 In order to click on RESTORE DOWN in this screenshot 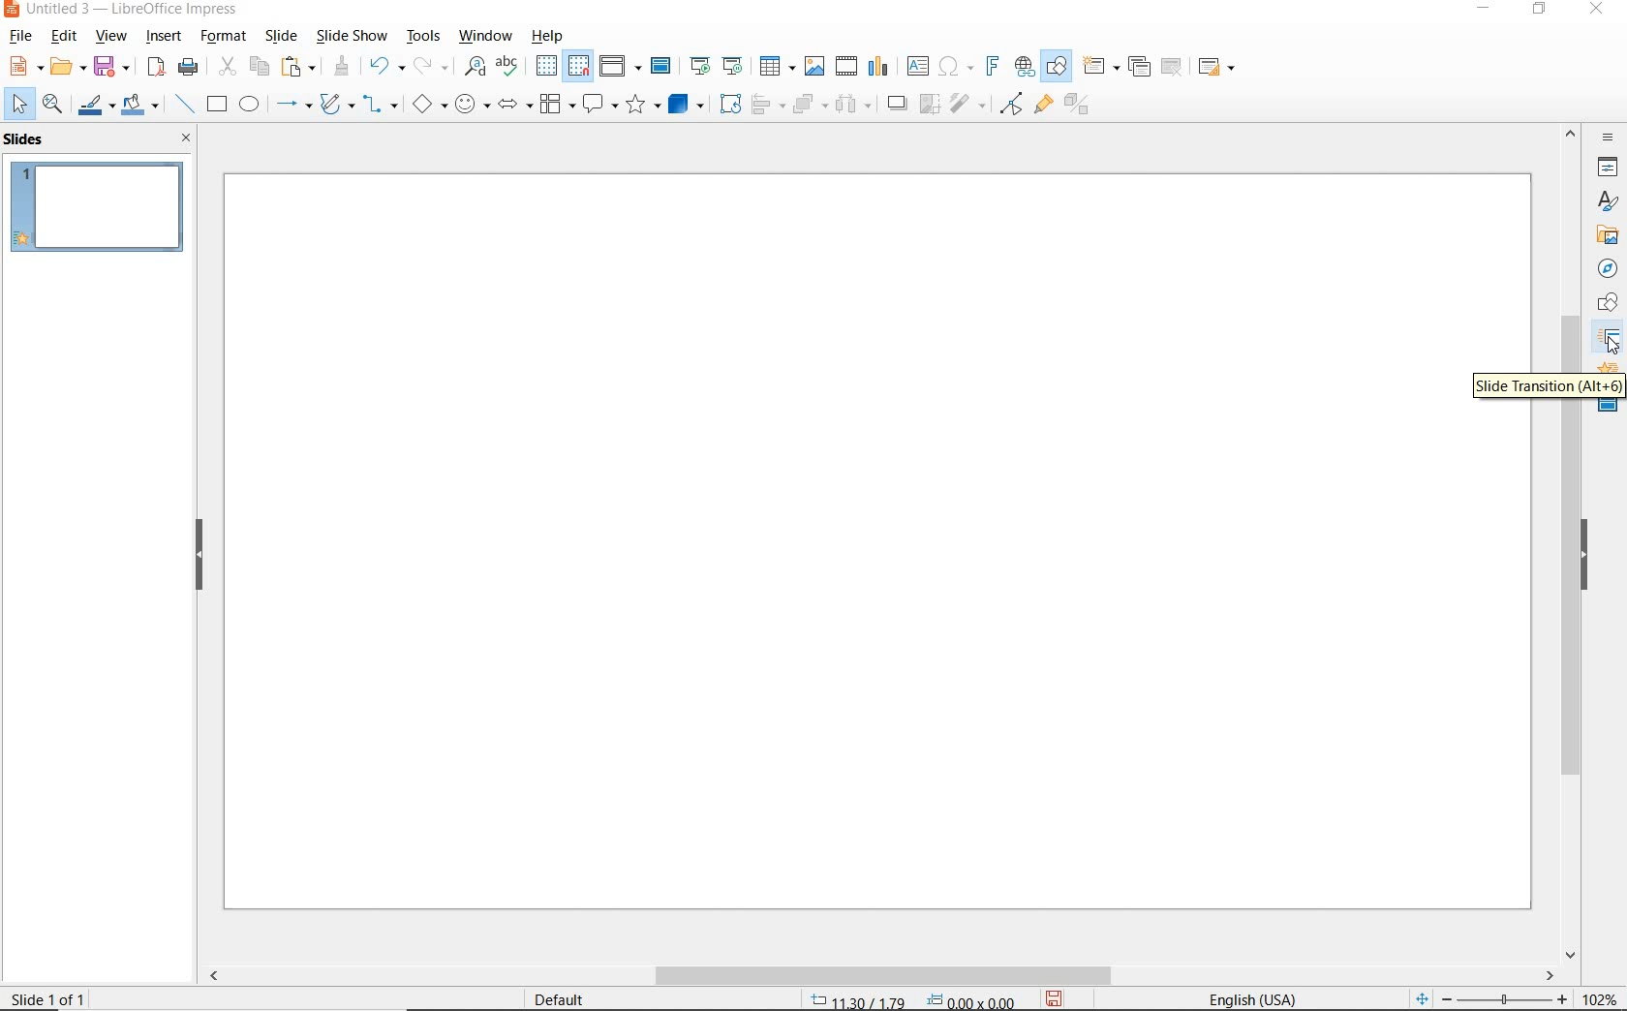, I will do `click(1544, 11)`.